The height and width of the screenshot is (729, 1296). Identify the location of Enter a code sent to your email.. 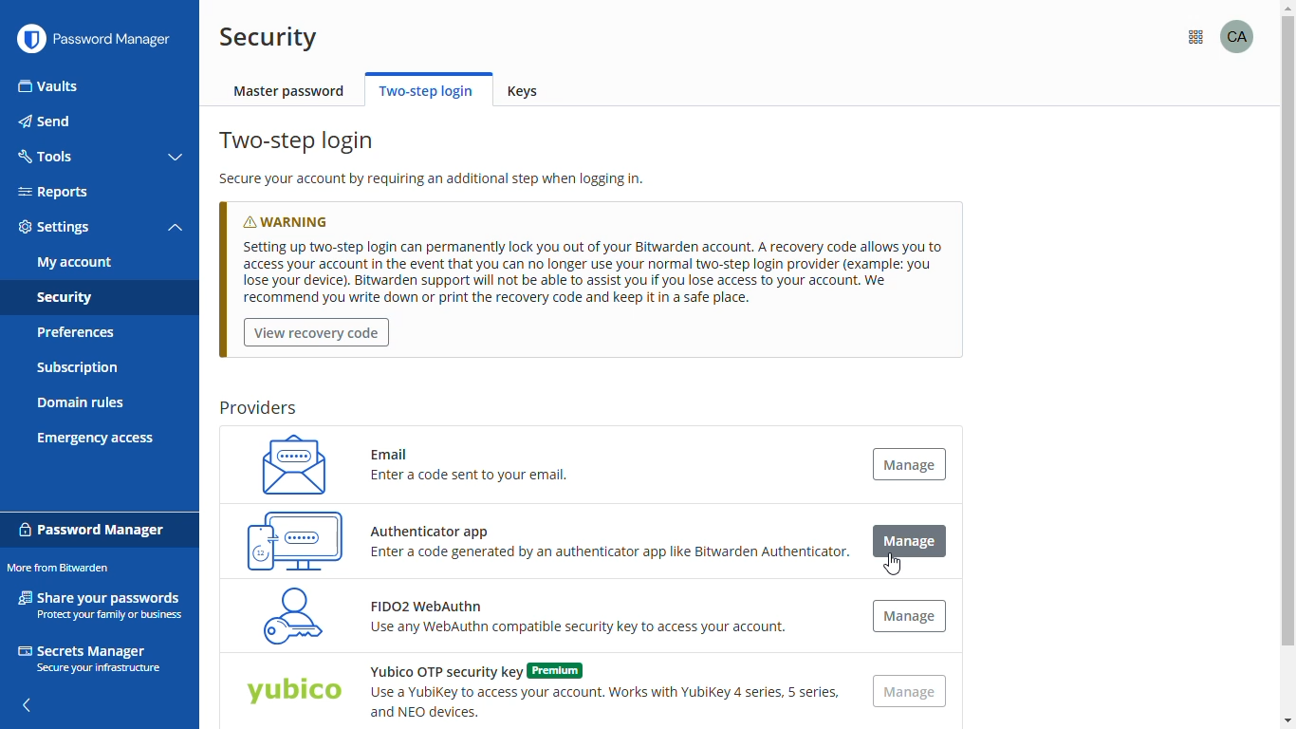
(471, 478).